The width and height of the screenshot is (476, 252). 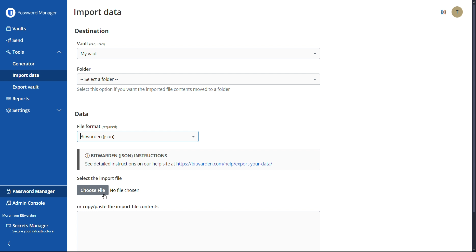 I want to click on Cursor, so click(x=106, y=197).